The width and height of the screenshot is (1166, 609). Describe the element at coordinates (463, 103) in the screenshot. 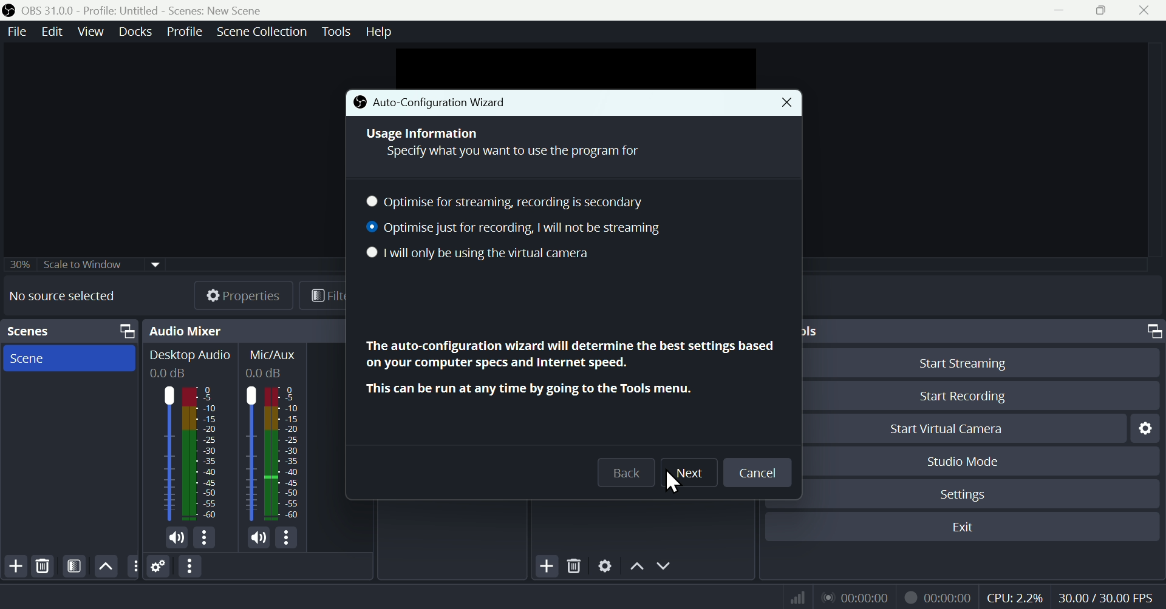

I see `Auto-Configuration Wizard` at that location.